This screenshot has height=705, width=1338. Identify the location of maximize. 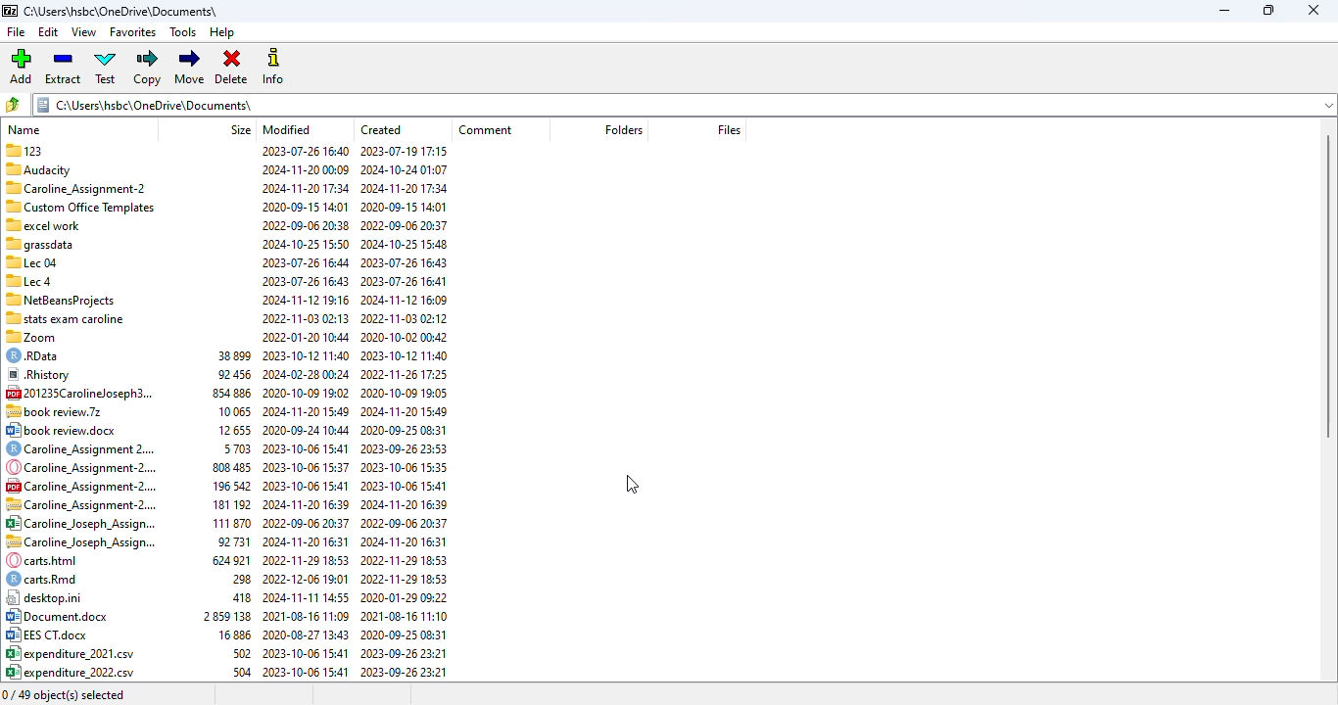
(1267, 11).